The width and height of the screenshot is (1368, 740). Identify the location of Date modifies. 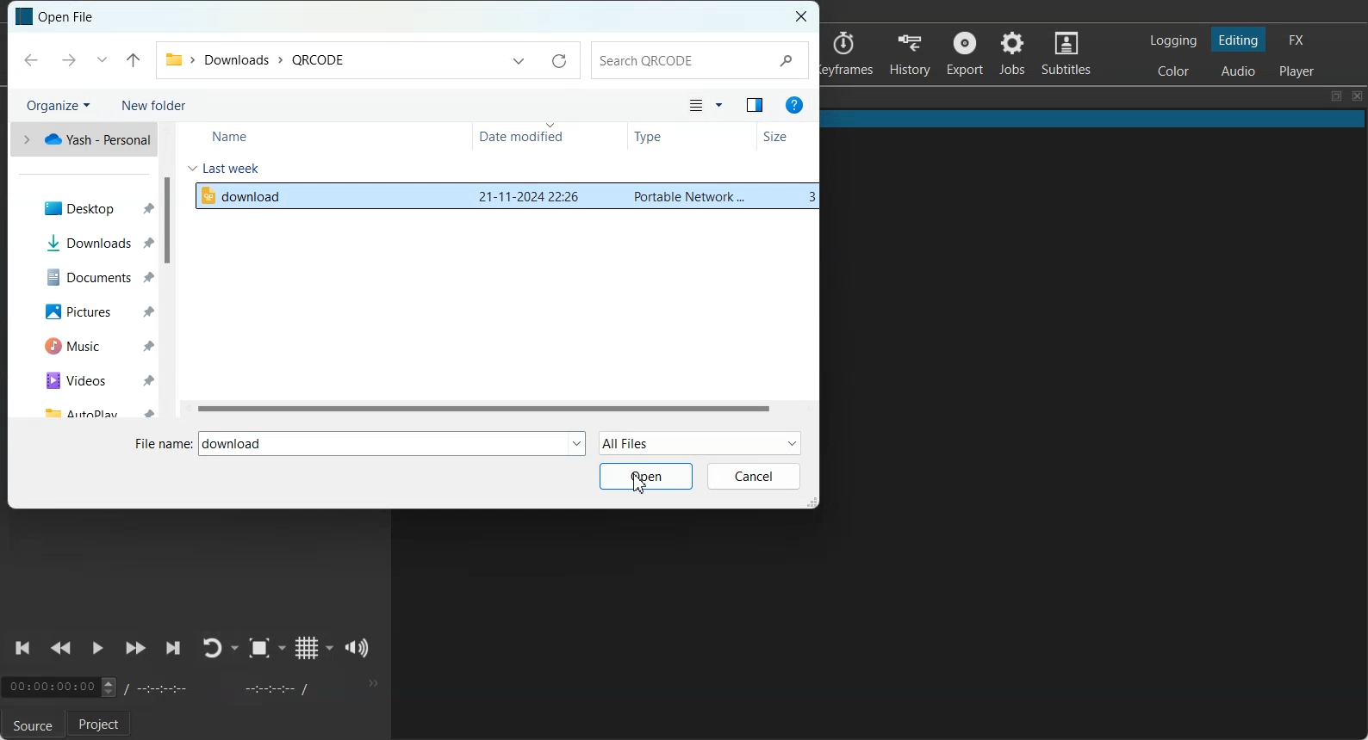
(529, 133).